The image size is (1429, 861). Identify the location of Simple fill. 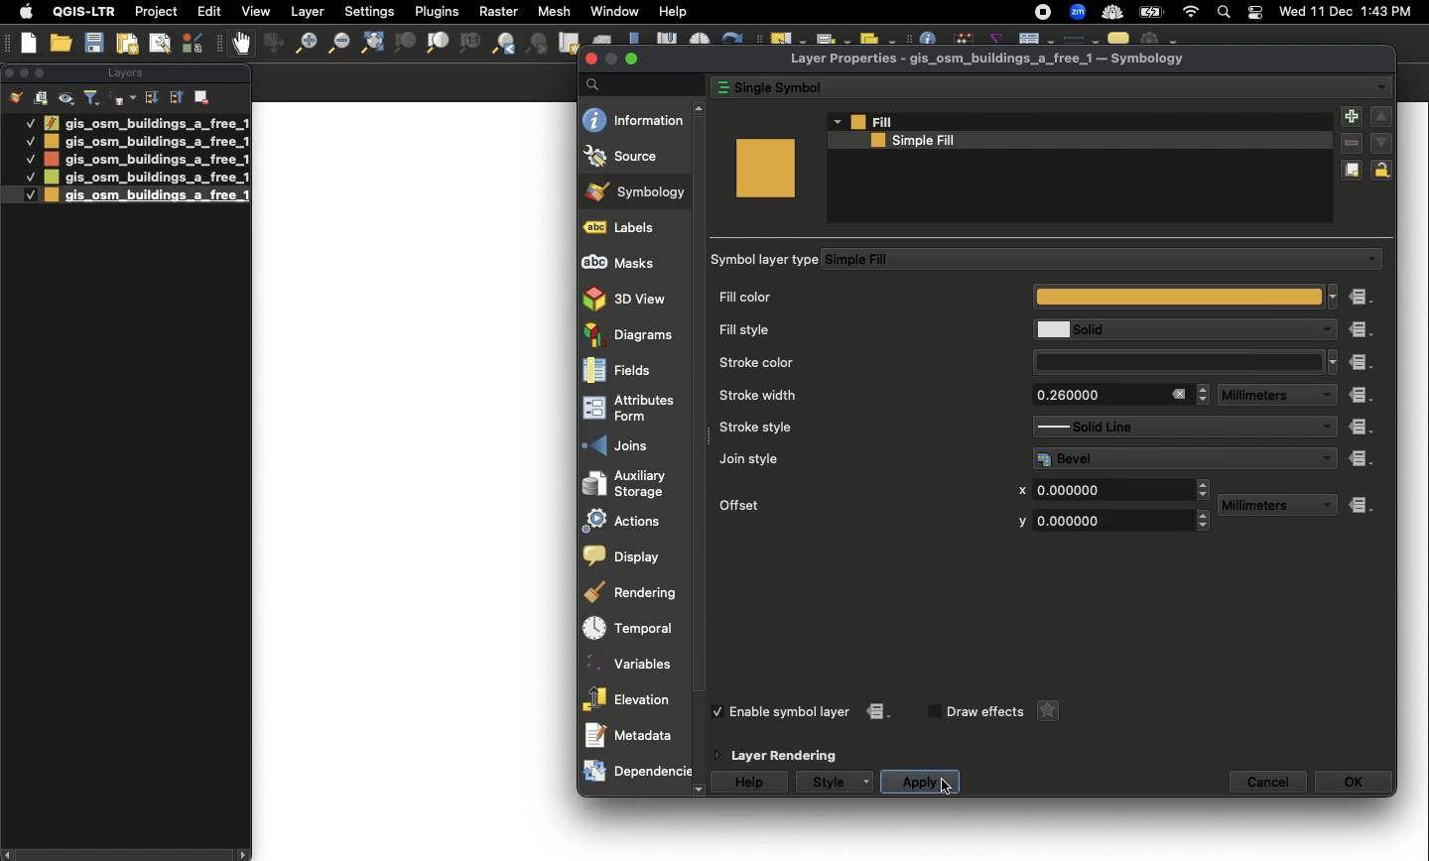
(1066, 141).